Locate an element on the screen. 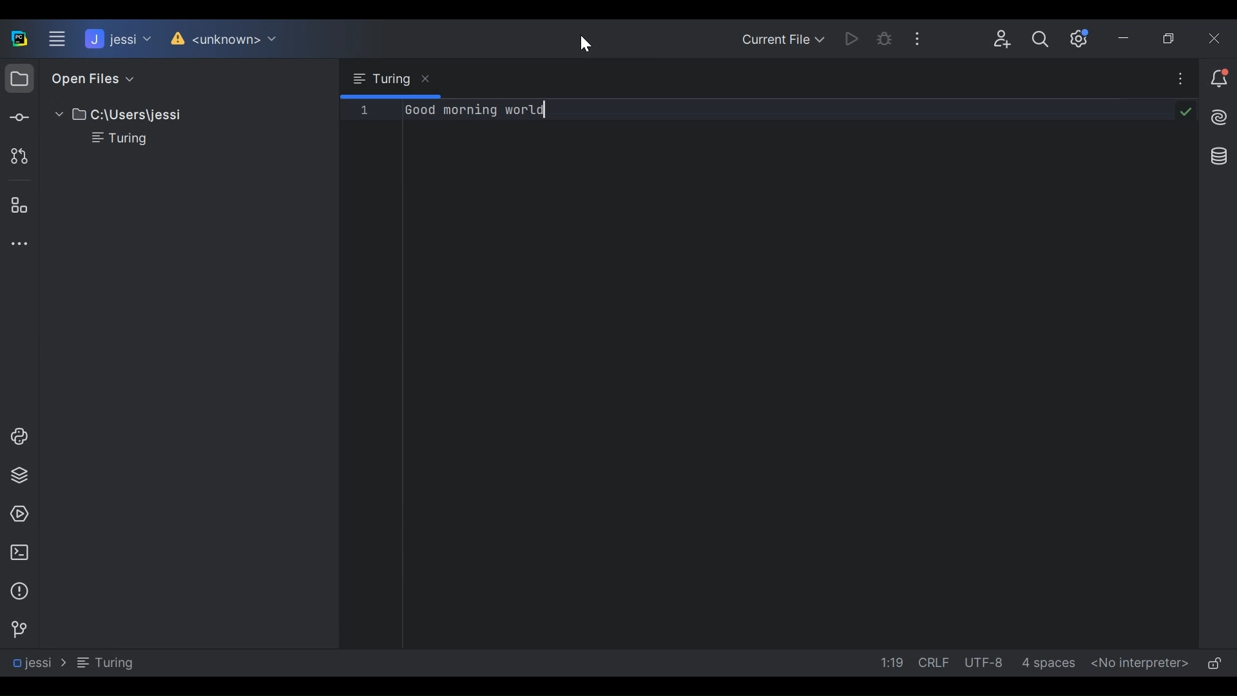 Image resolution: width=1237 pixels, height=696 pixels. Indent is located at coordinates (1048, 663).